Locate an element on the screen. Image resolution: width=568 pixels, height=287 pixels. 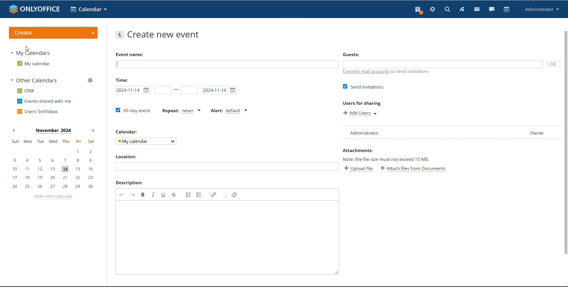
create is located at coordinates (53, 33).